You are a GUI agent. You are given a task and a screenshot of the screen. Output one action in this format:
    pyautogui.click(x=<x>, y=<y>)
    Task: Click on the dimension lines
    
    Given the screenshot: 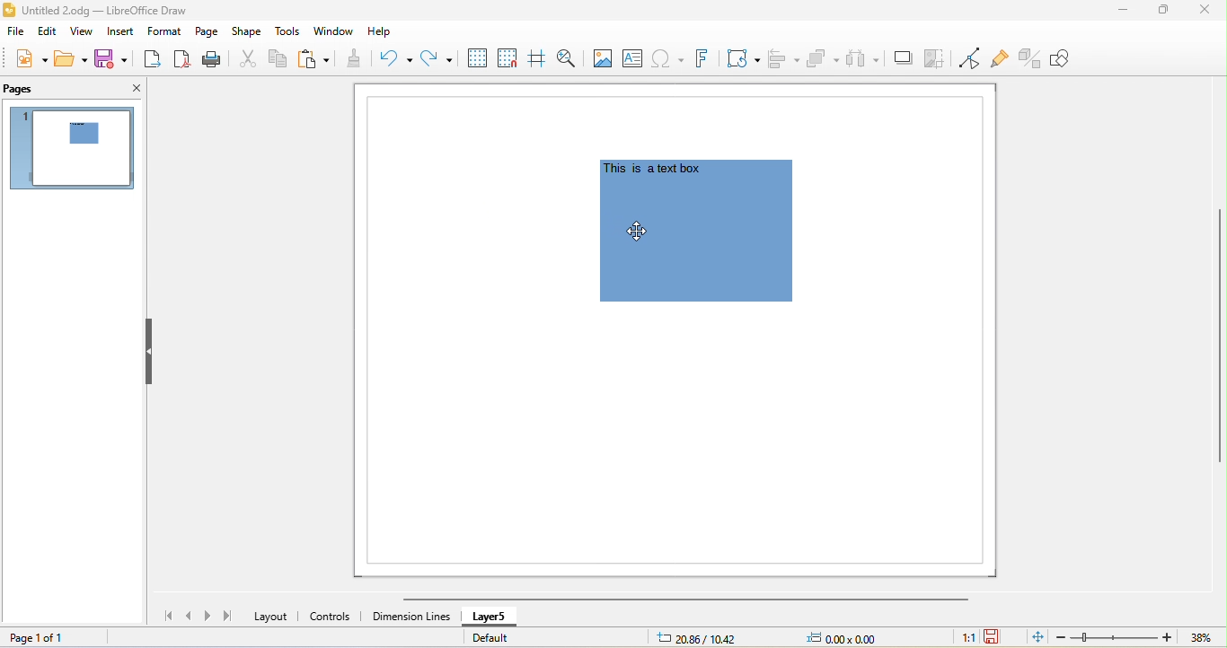 What is the action you would take?
    pyautogui.click(x=411, y=617)
    